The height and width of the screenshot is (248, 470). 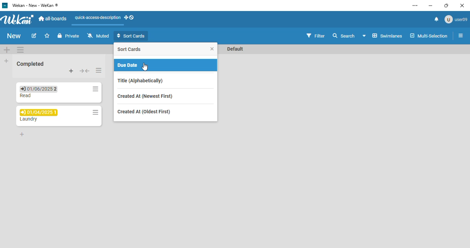 I want to click on Laundry, so click(x=28, y=119).